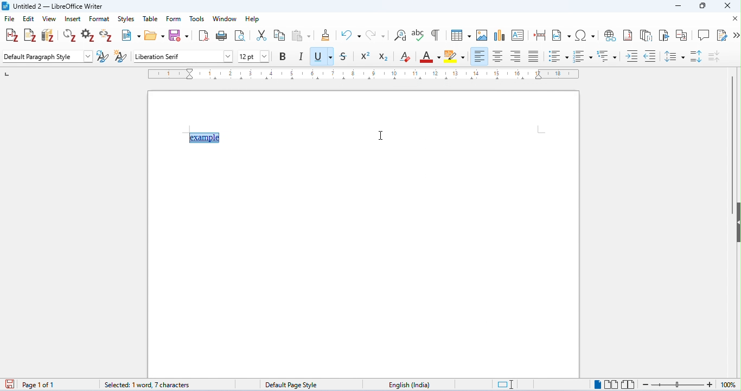 Image resolution: width=741 pixels, height=391 pixels. What do you see at coordinates (723, 35) in the screenshot?
I see `show track changes function` at bounding box center [723, 35].